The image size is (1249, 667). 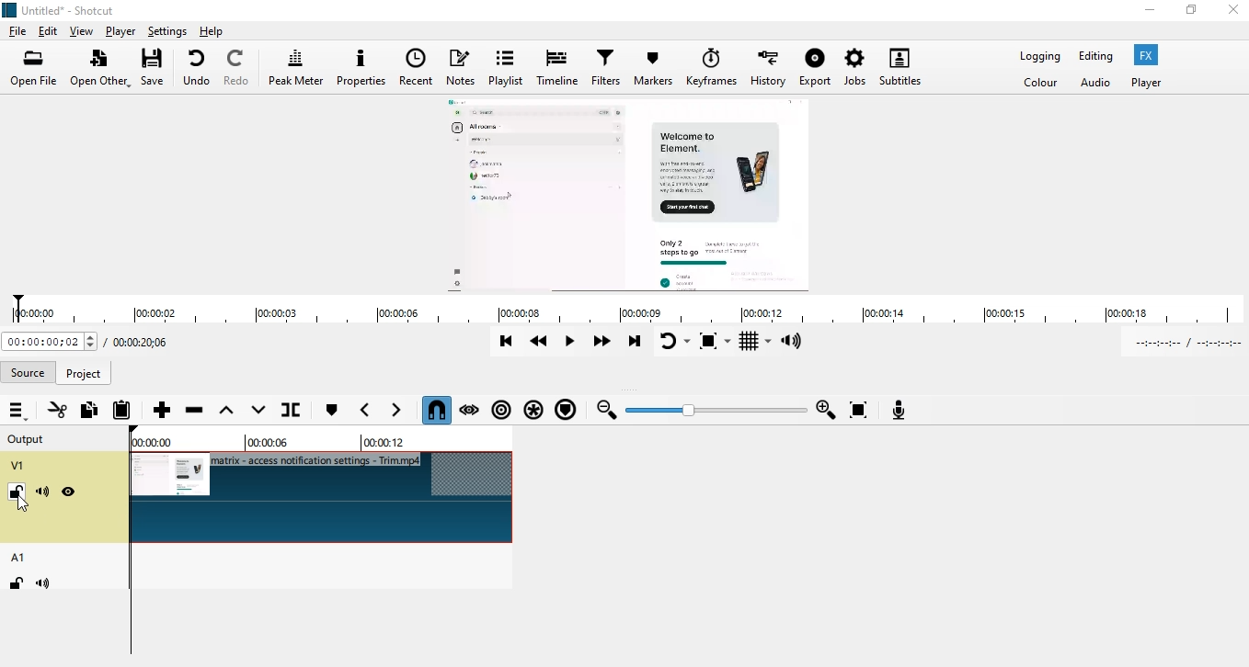 I want to click on Toggle zoom, so click(x=716, y=342).